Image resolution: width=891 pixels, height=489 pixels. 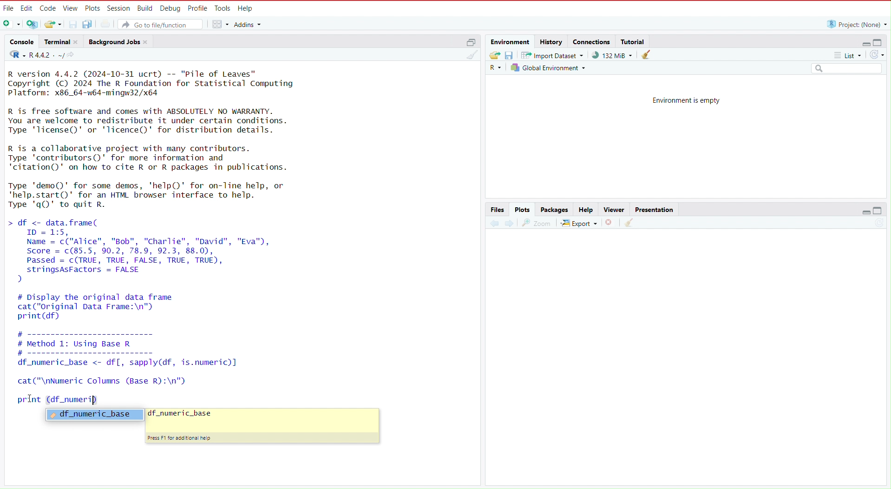 I want to click on cursor, so click(x=31, y=397).